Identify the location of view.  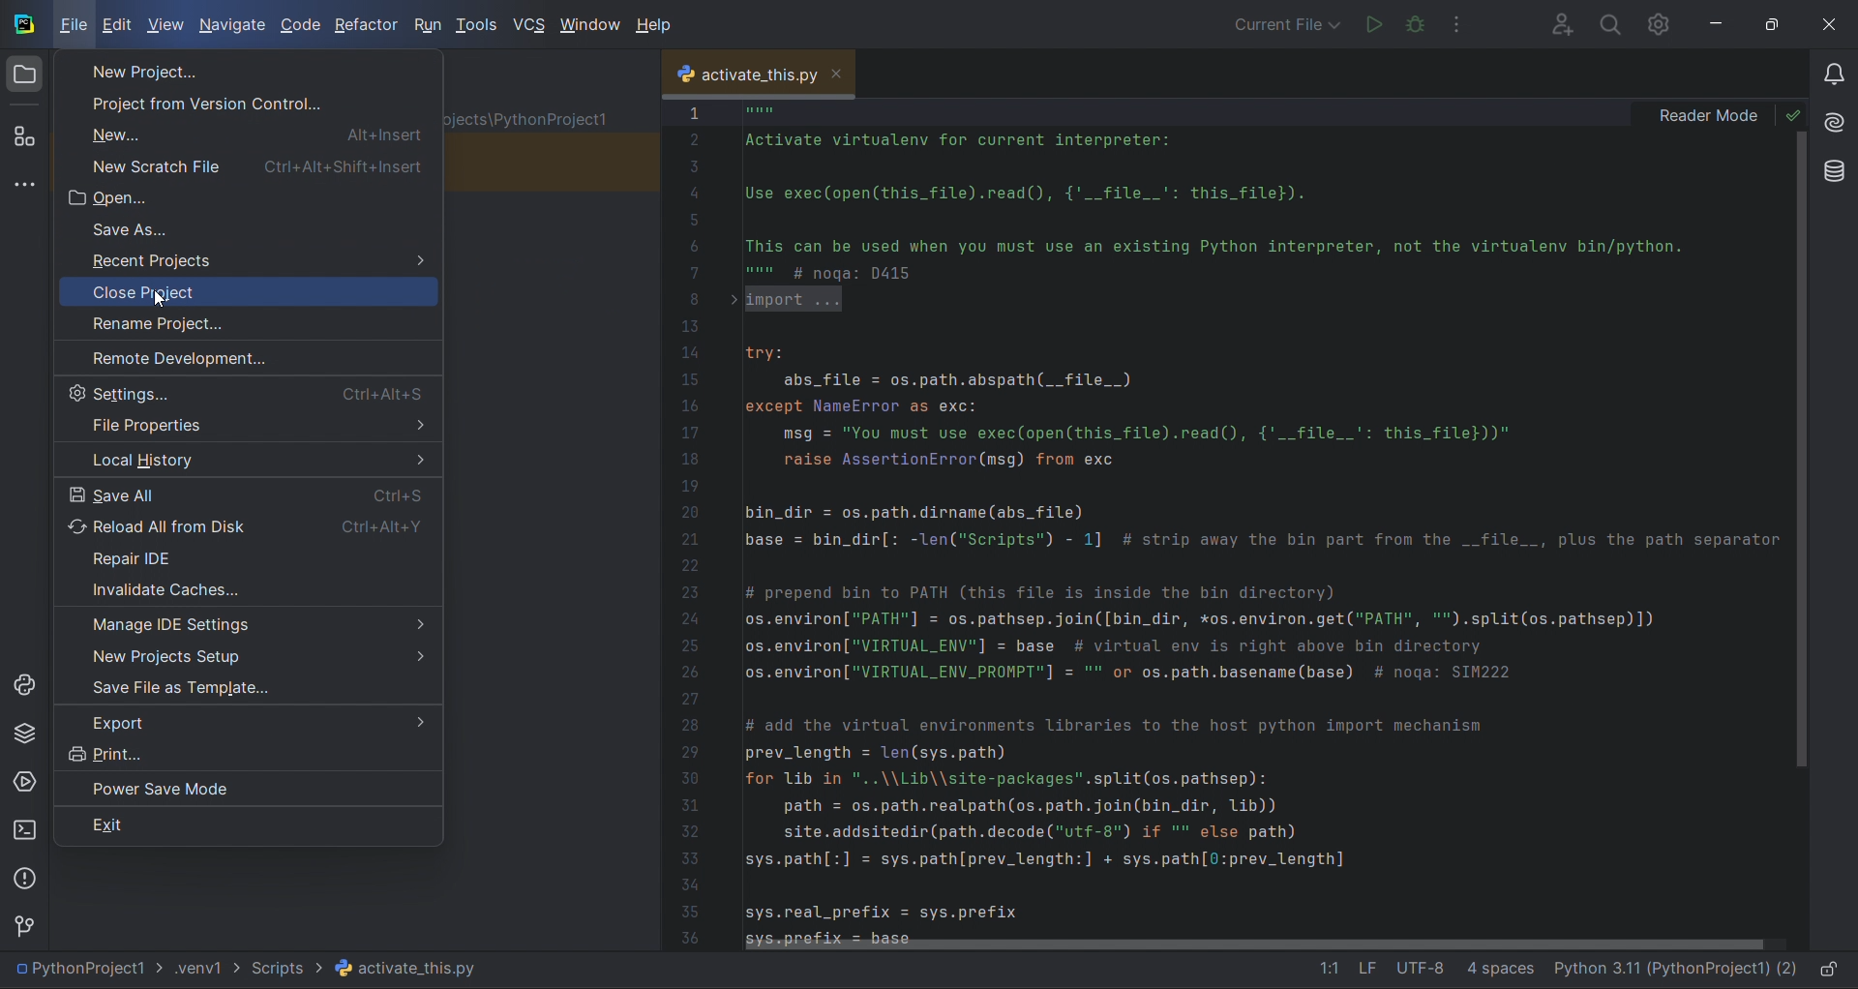
(162, 21).